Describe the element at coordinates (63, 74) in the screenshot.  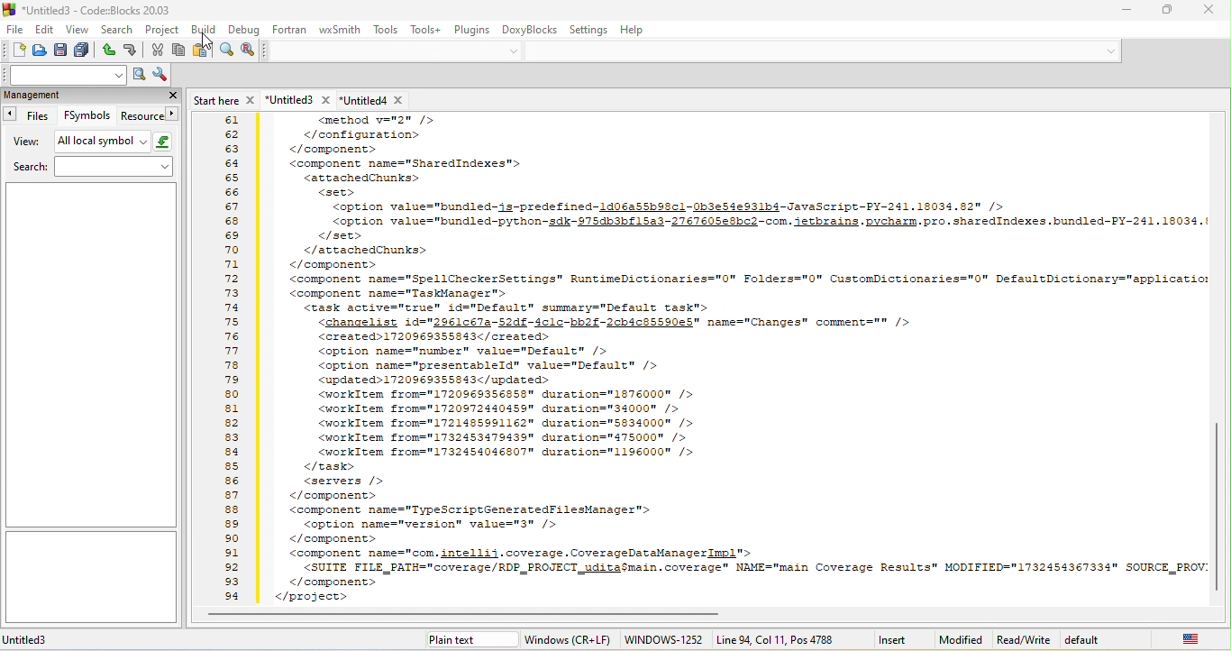
I see `text to search` at that location.